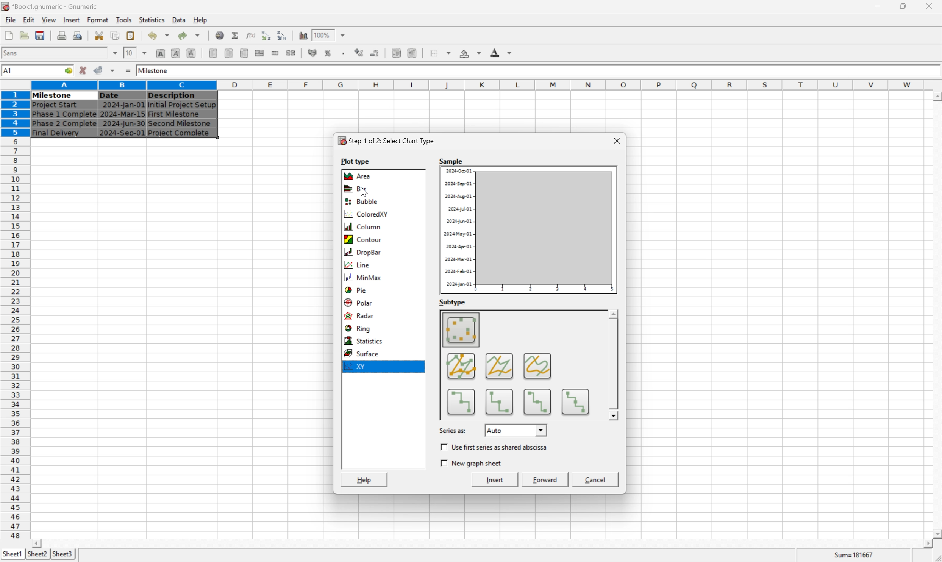  Describe the element at coordinates (345, 53) in the screenshot. I see `Set the format of the selected cells to include a thousands separator` at that location.